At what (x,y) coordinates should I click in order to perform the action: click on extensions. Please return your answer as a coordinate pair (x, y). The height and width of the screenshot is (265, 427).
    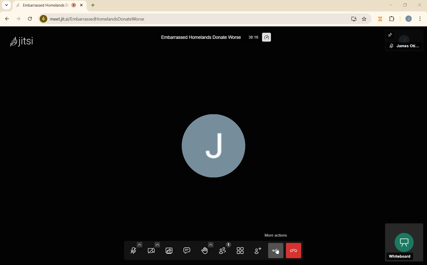
    Looking at the image, I should click on (393, 19).